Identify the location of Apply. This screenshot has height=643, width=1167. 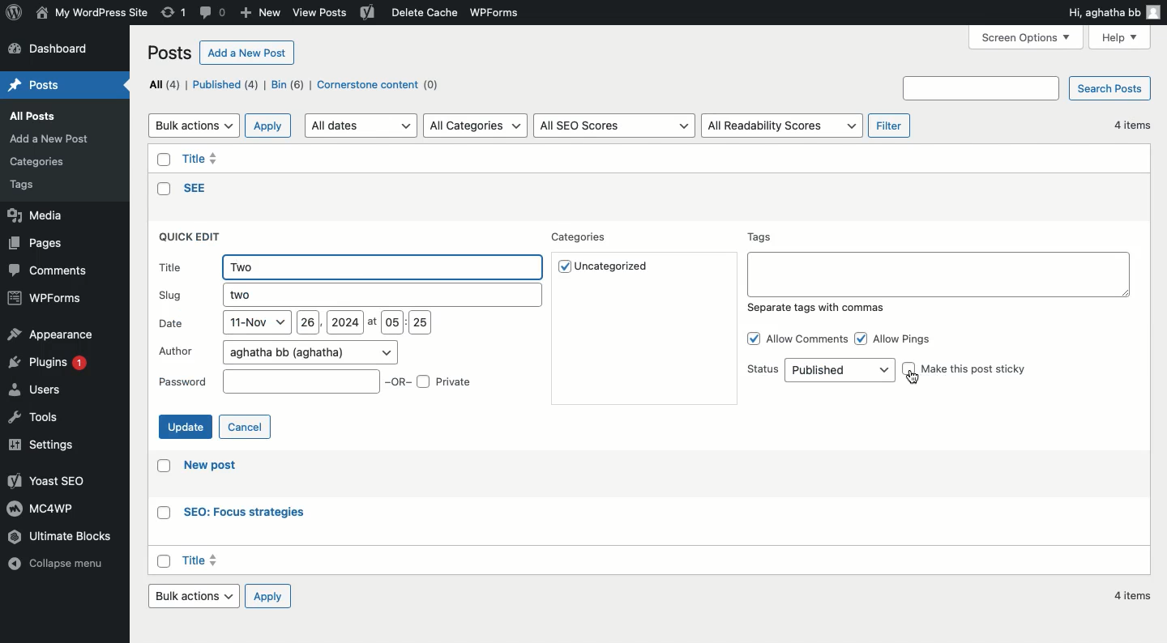
(268, 125).